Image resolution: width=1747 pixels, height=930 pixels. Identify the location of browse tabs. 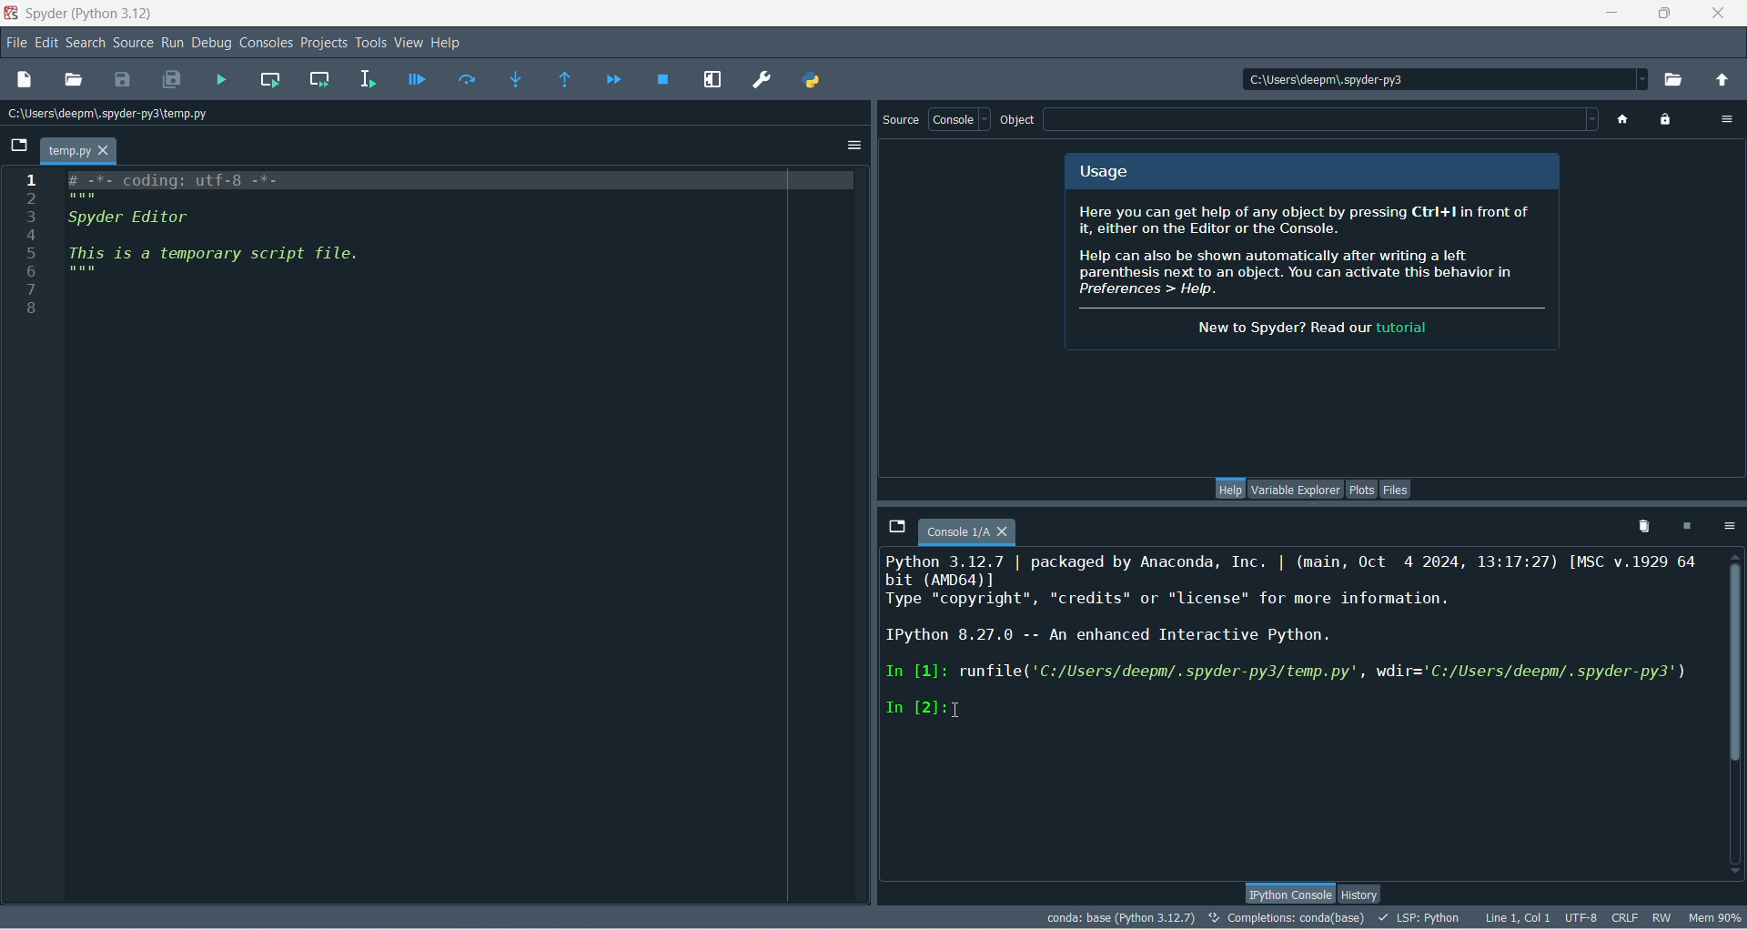
(18, 146).